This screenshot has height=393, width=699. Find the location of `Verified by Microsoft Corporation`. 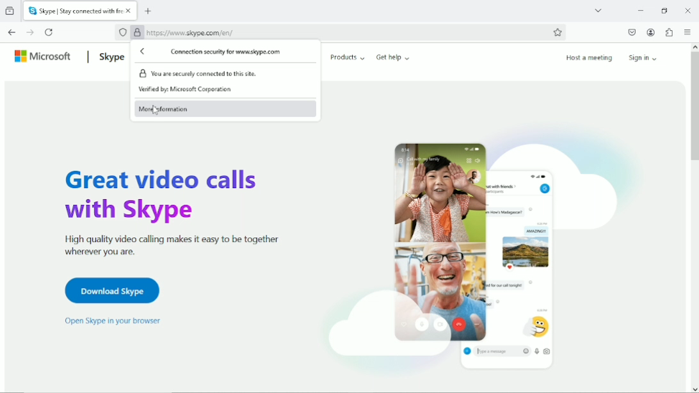

Verified by Microsoft Corporation is located at coordinates (137, 33).